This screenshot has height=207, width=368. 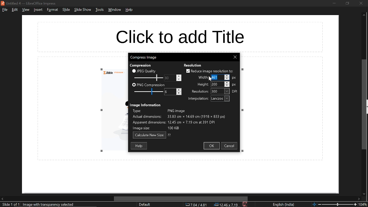 What do you see at coordinates (179, 90) in the screenshot?
I see `Increase ` at bounding box center [179, 90].